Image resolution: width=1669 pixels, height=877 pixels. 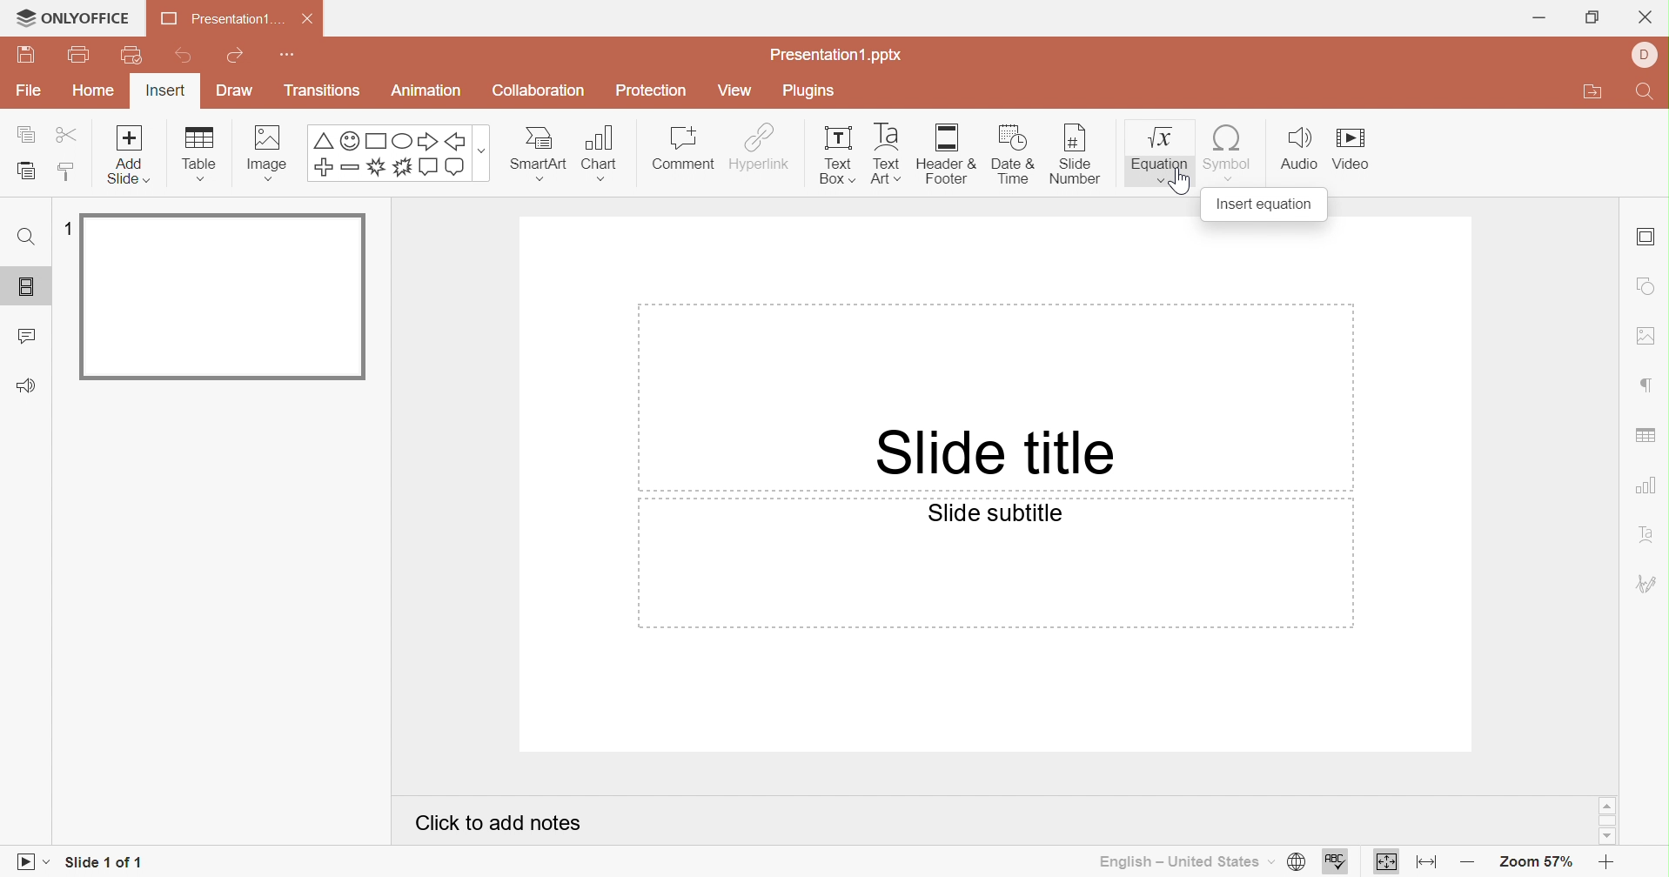 I want to click on Scroll Down, so click(x=1607, y=837).